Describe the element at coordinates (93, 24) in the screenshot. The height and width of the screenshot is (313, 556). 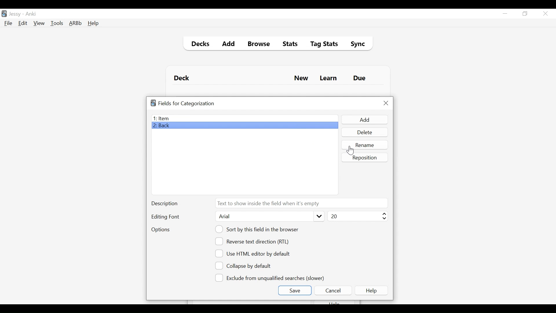
I see `Help` at that location.